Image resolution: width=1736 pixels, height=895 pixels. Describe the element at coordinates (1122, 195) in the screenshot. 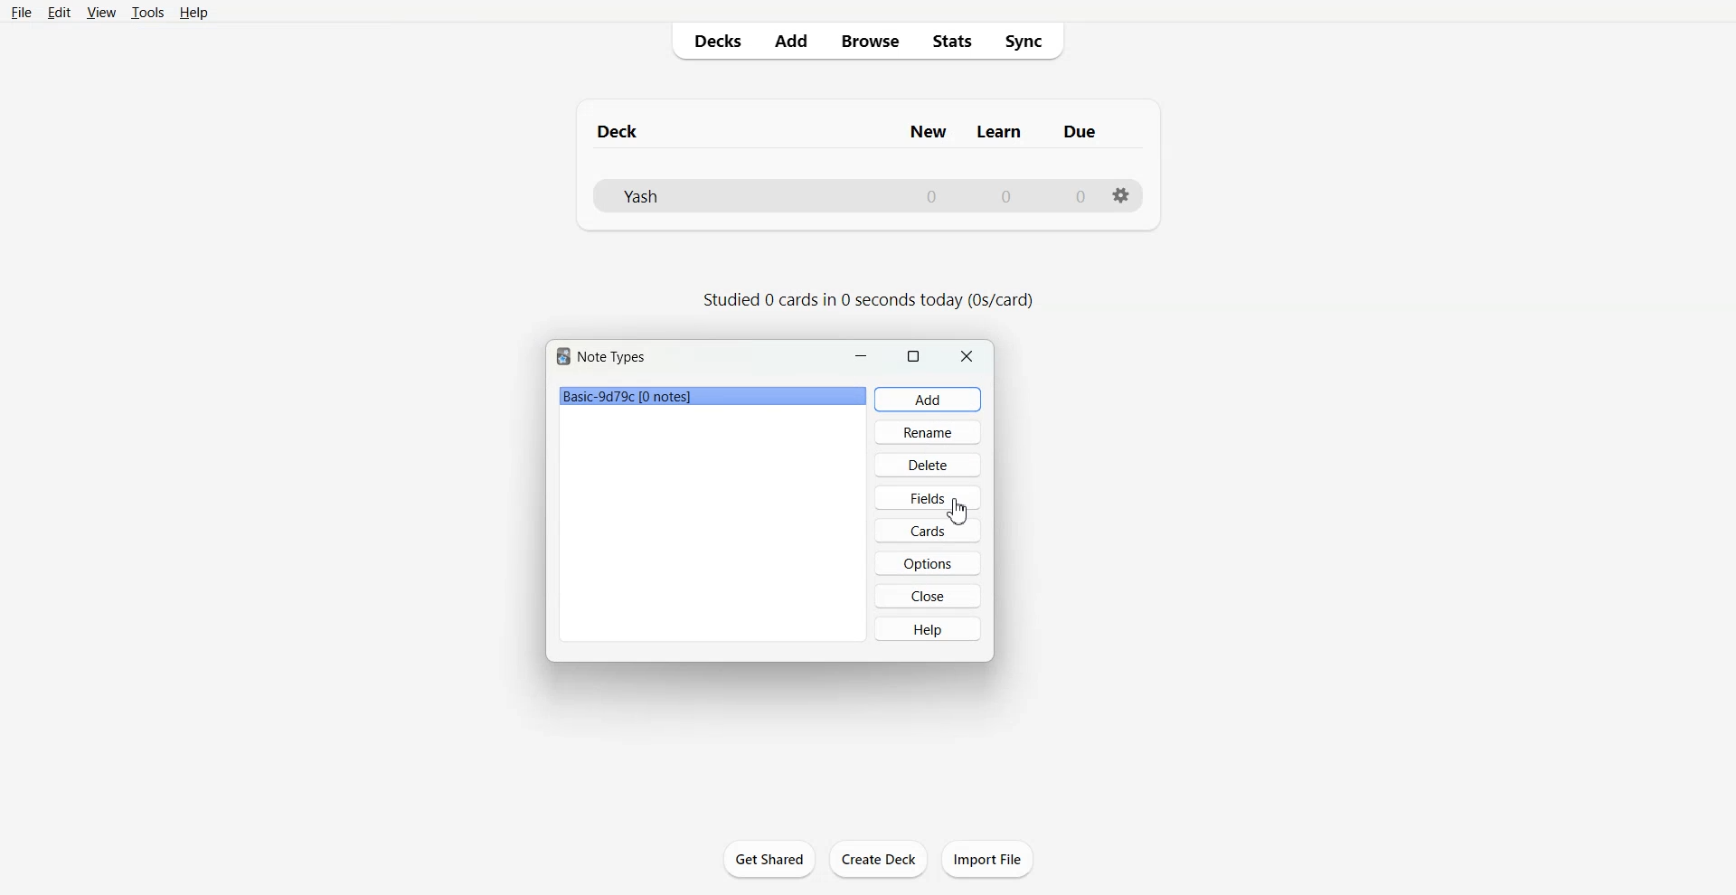

I see `Settings` at that location.